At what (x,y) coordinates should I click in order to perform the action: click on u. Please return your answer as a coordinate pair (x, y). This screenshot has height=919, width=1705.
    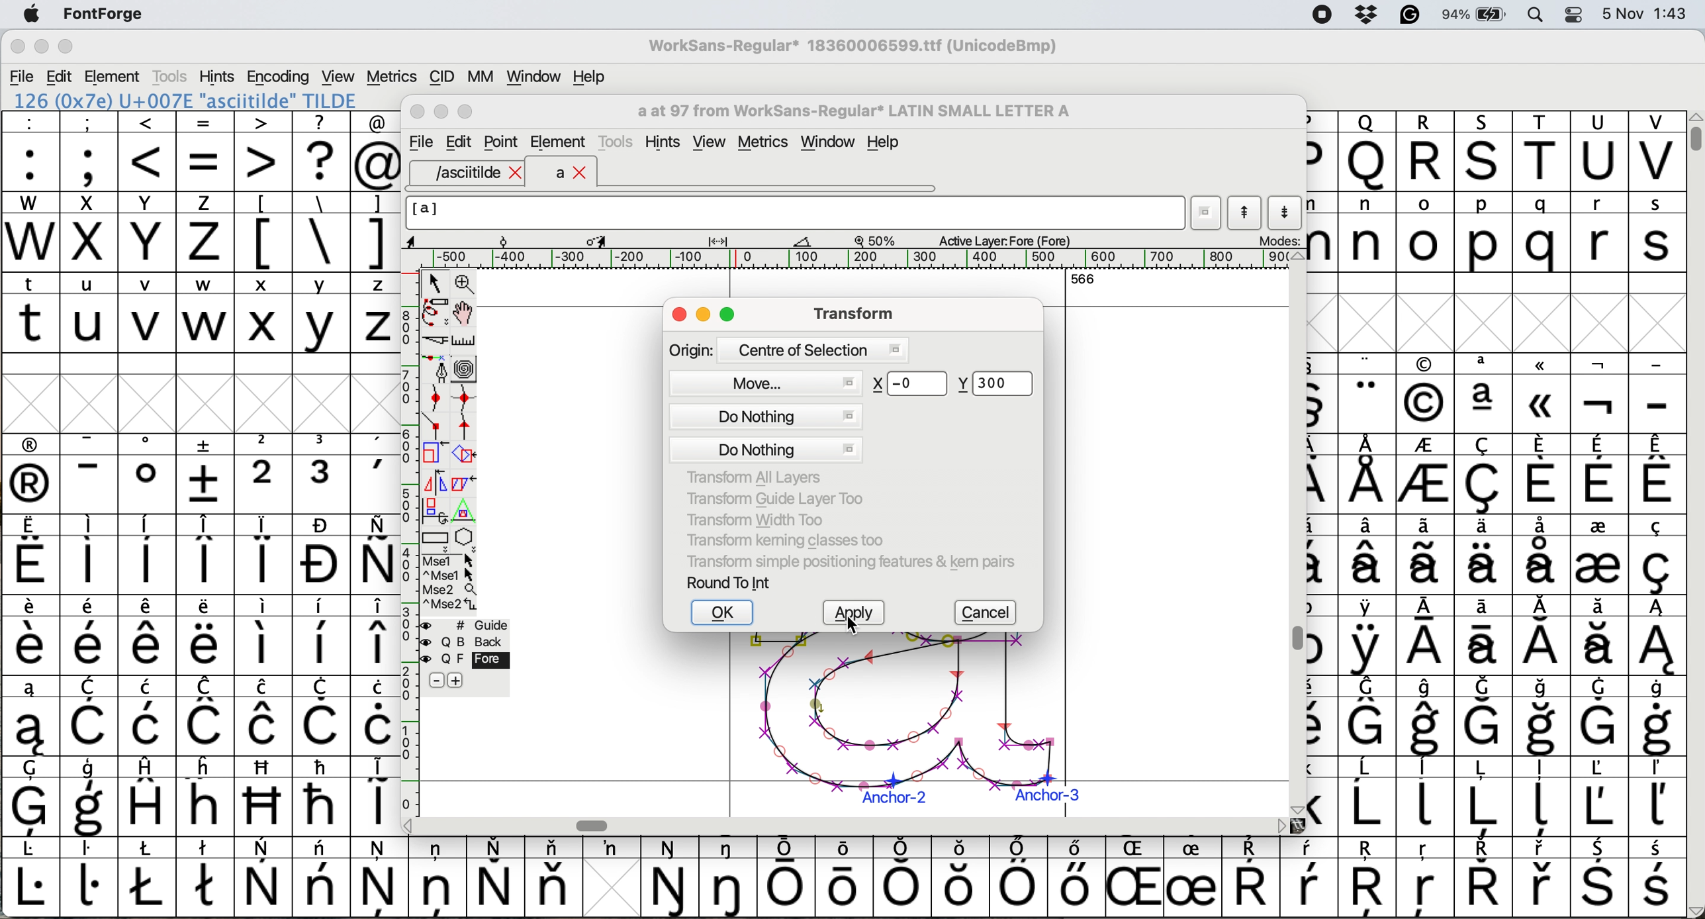
    Looking at the image, I should click on (90, 312).